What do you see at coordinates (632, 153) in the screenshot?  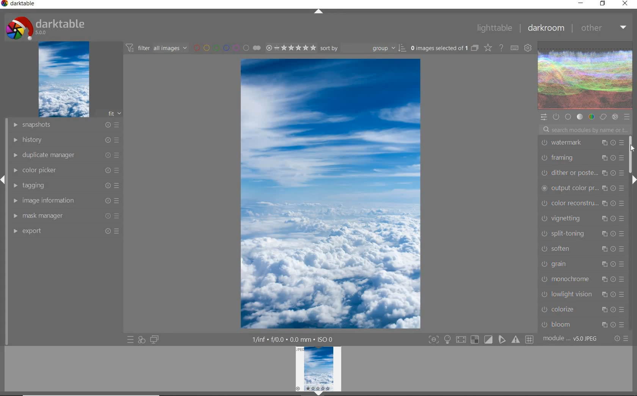 I see `SCROLLBAR` at bounding box center [632, 153].